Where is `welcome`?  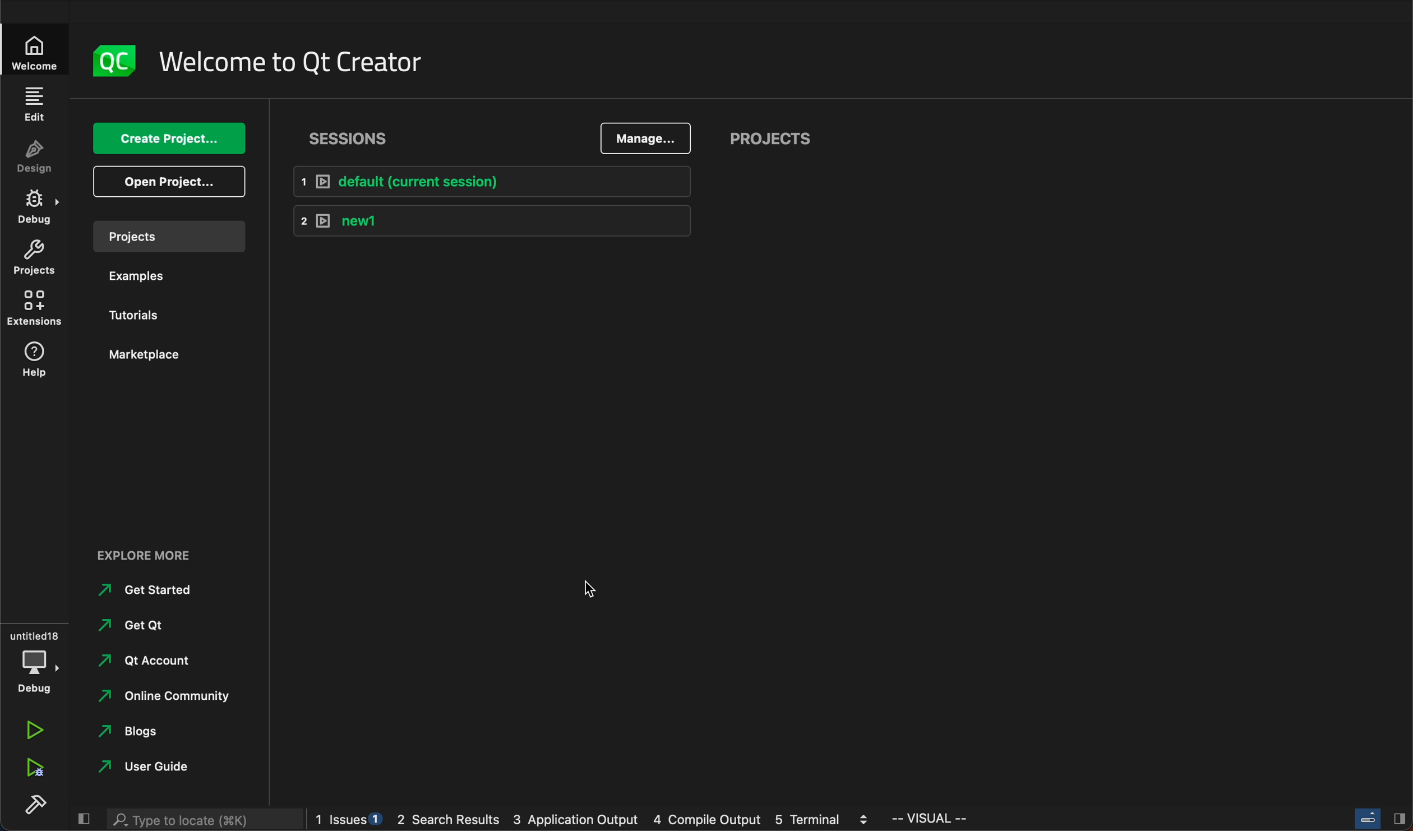
welcome is located at coordinates (41, 52).